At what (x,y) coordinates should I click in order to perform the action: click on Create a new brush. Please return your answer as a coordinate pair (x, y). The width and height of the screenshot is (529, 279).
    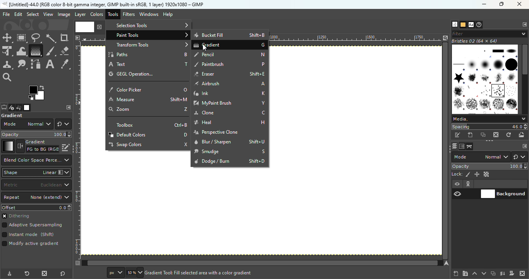
    Looking at the image, I should click on (471, 135).